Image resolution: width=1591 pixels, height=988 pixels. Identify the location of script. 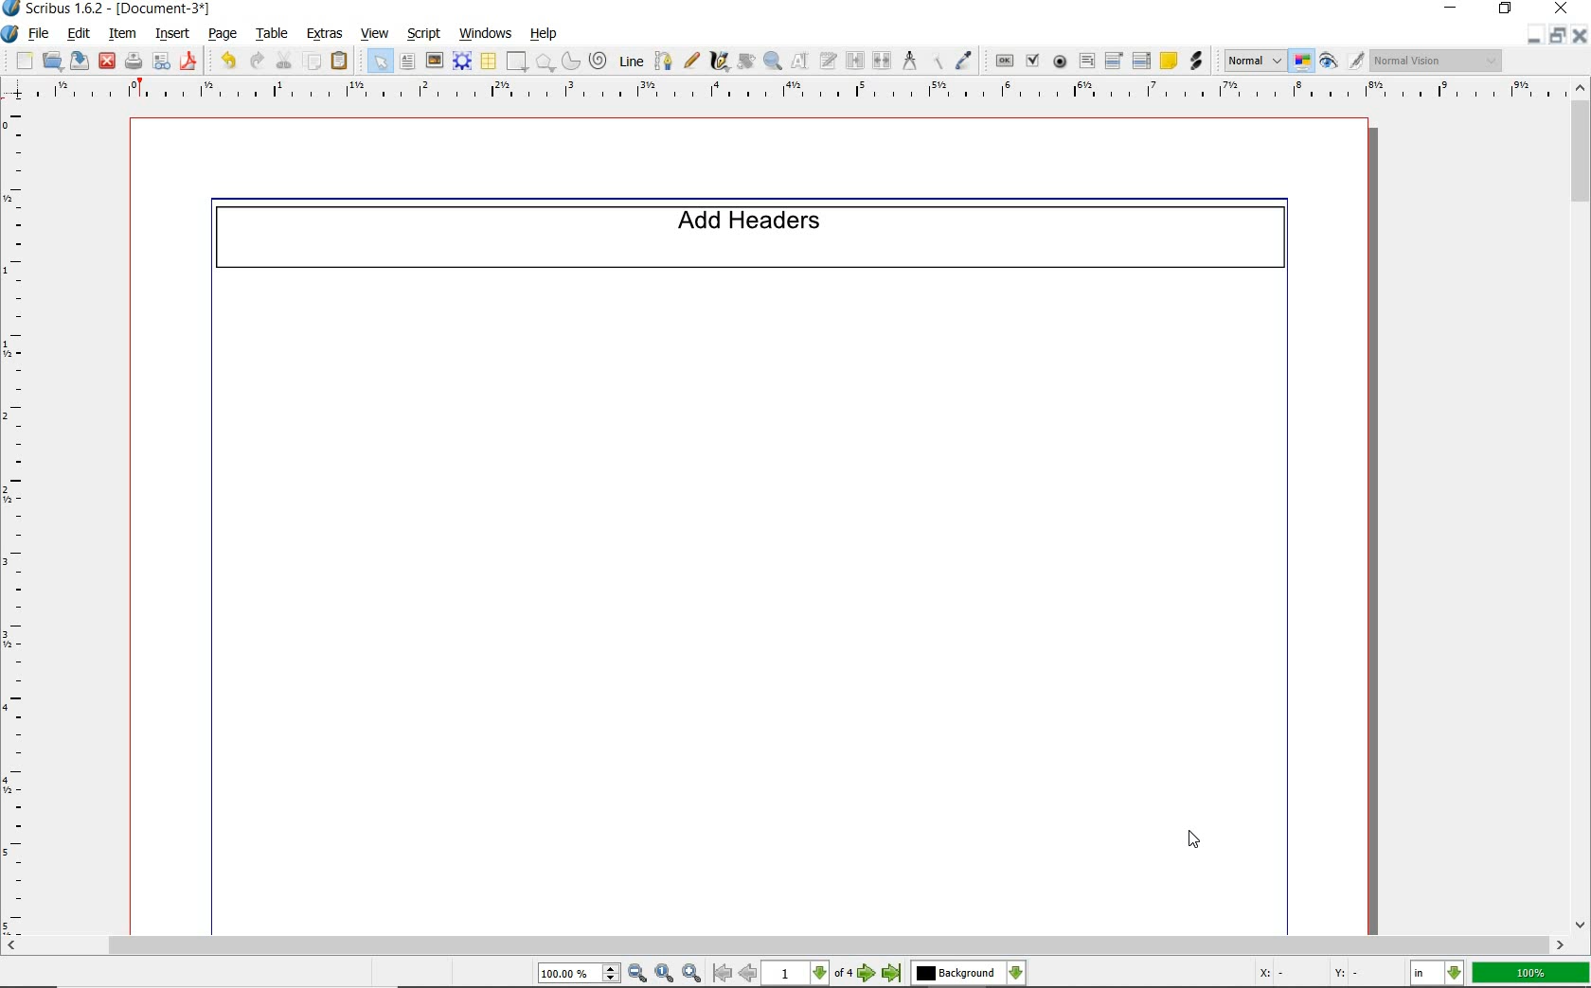
(425, 33).